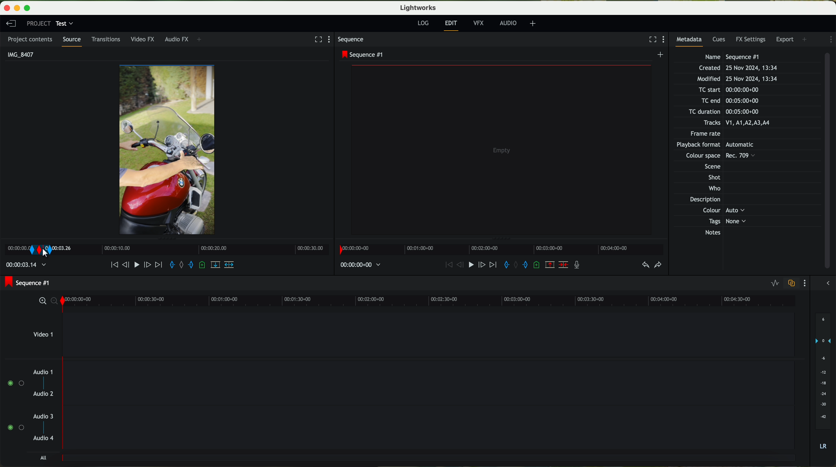  Describe the element at coordinates (10, 23) in the screenshot. I see `leave` at that location.